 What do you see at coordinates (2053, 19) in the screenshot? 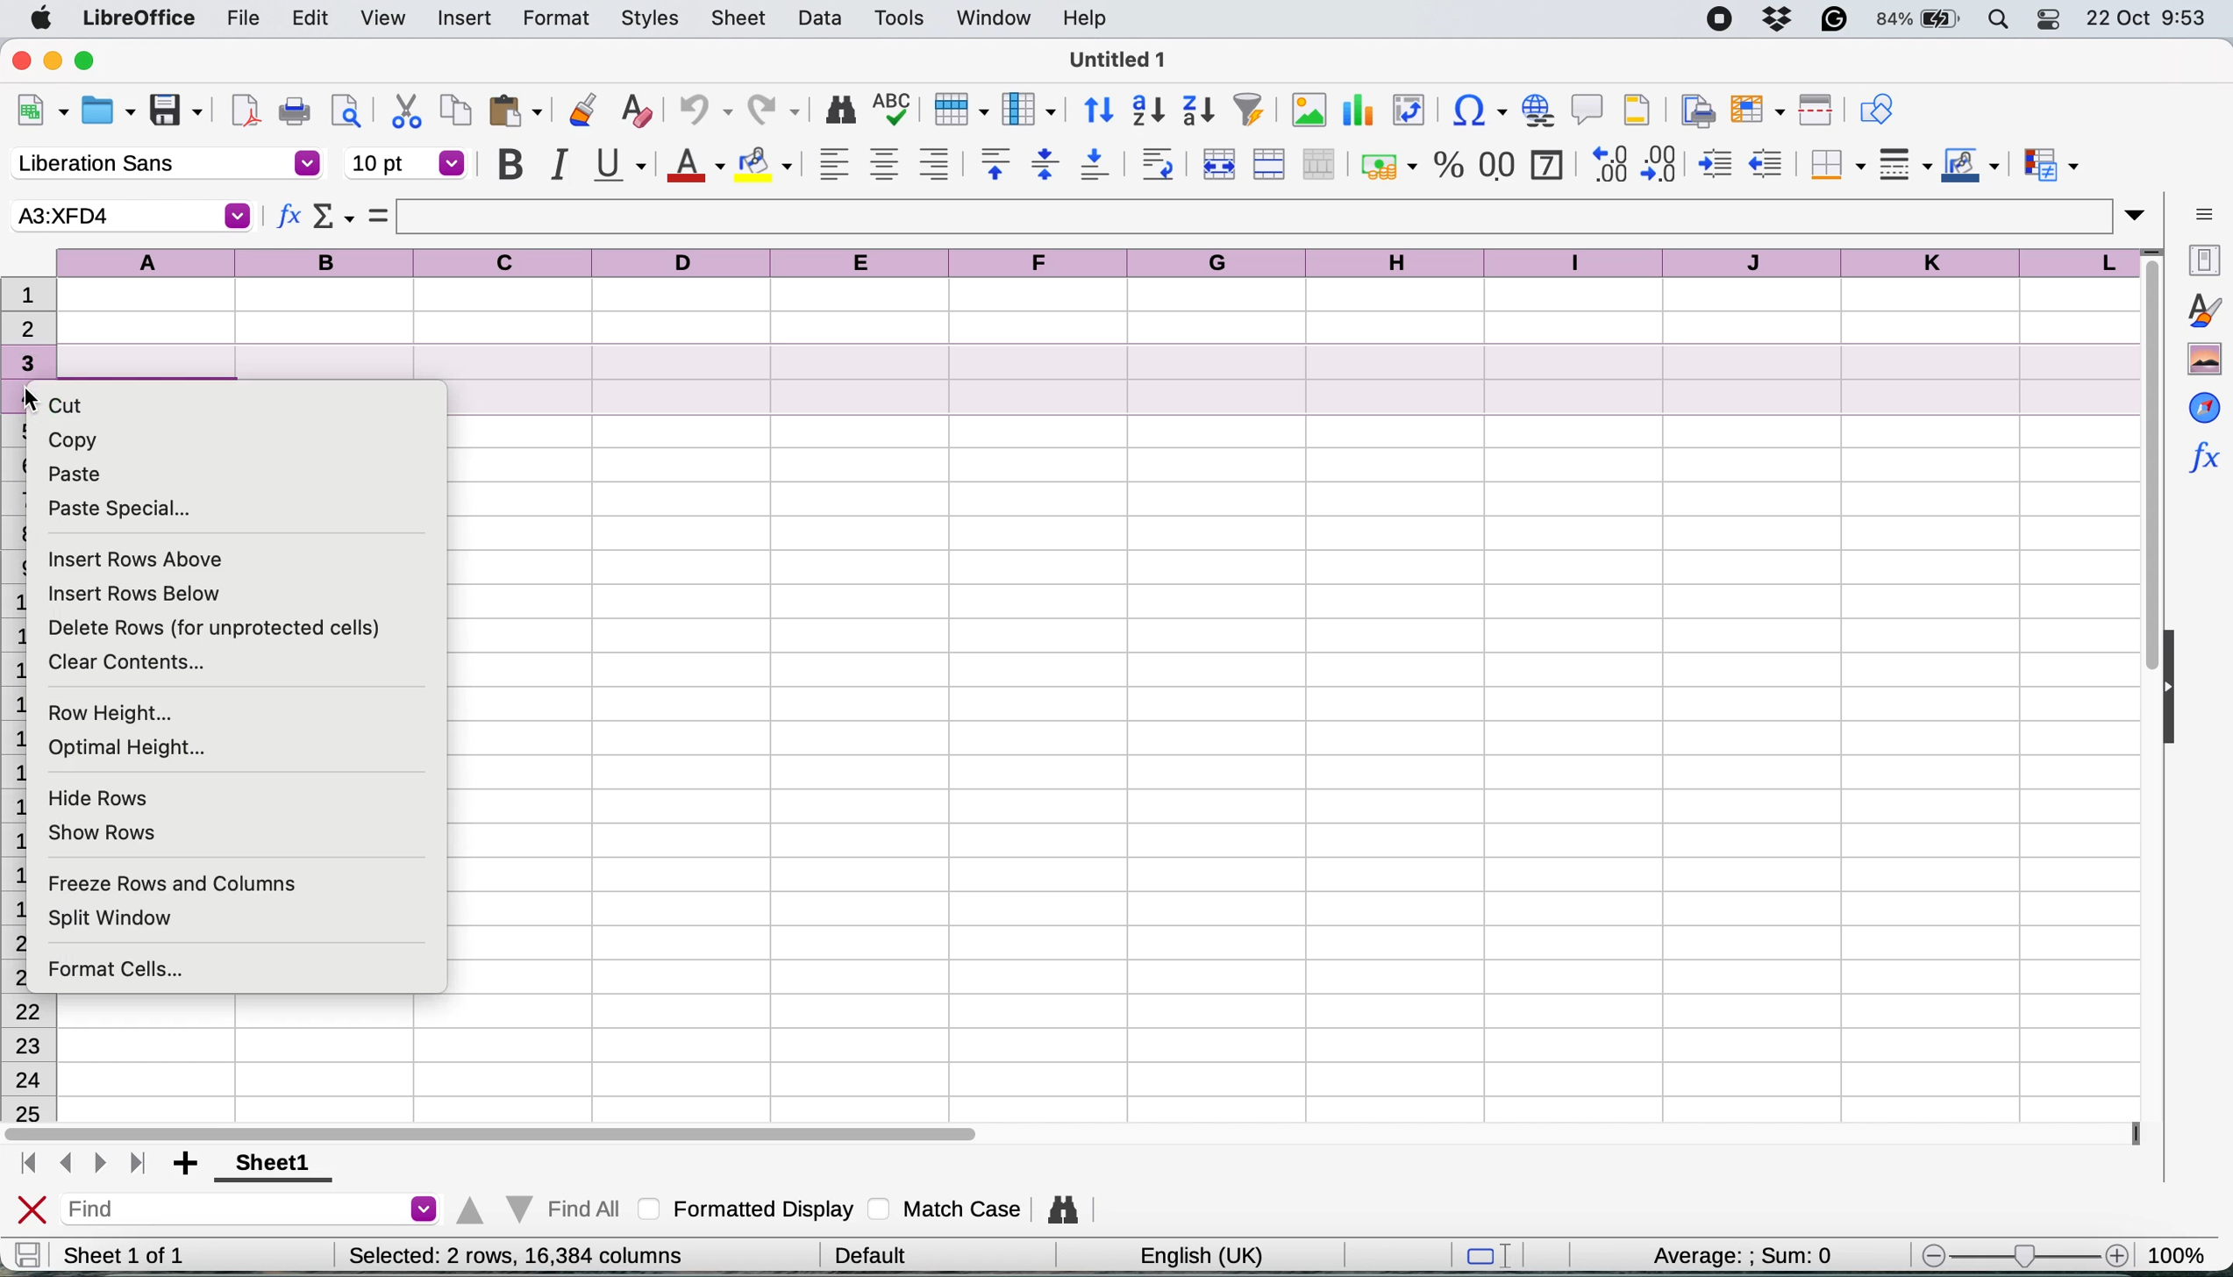
I see `control center` at bounding box center [2053, 19].